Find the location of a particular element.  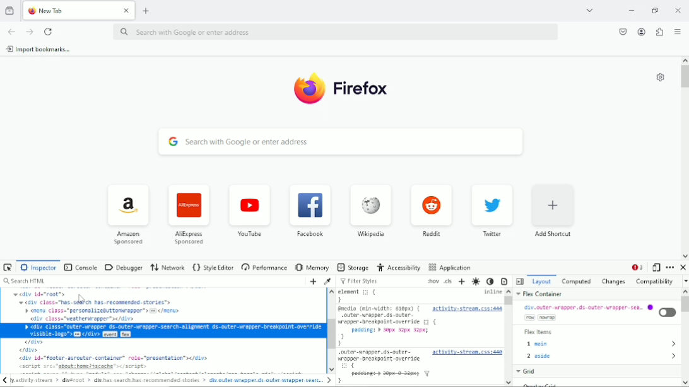

Reddit is located at coordinates (432, 210).